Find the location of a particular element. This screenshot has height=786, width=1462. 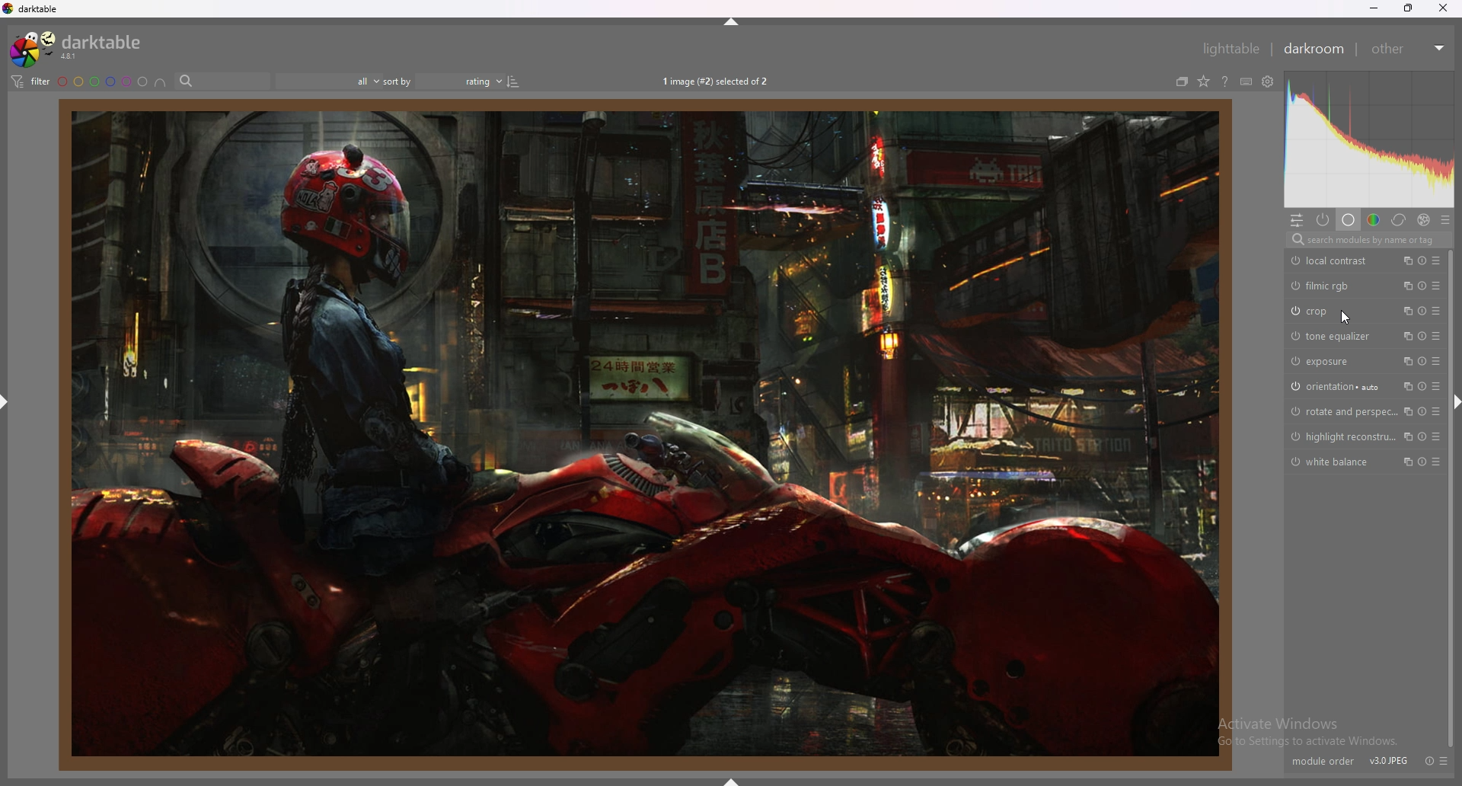

close is located at coordinates (1442, 8).